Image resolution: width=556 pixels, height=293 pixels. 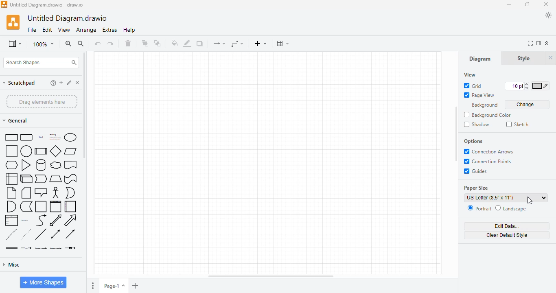 What do you see at coordinates (479, 95) in the screenshot?
I see `page view` at bounding box center [479, 95].